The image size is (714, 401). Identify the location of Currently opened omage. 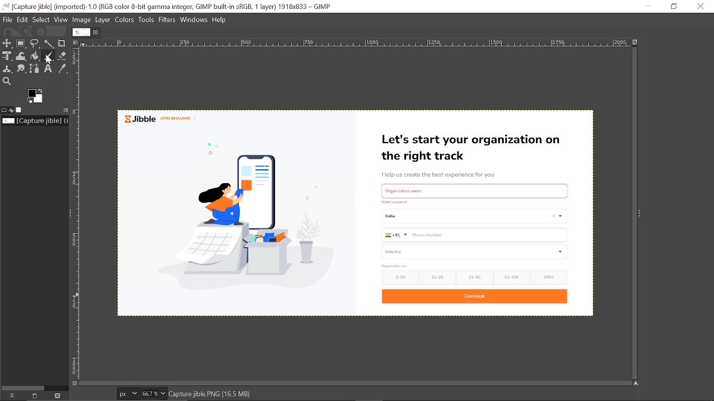
(356, 212).